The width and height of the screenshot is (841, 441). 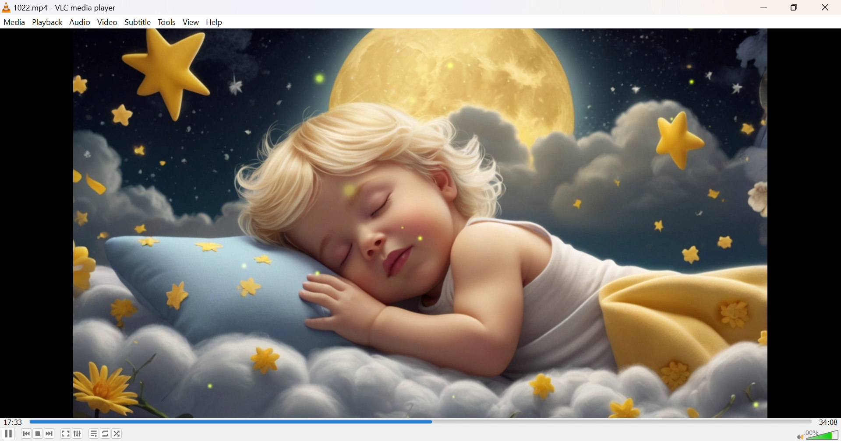 What do you see at coordinates (39, 434) in the screenshot?
I see `Stop playback` at bounding box center [39, 434].